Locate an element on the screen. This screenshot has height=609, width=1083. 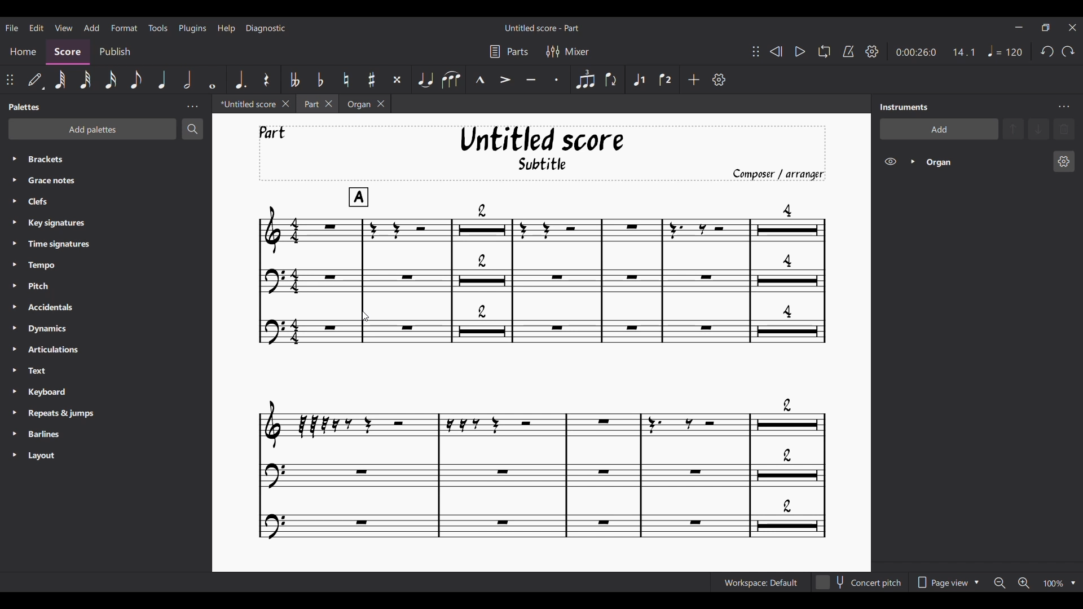
64th note is located at coordinates (60, 80).